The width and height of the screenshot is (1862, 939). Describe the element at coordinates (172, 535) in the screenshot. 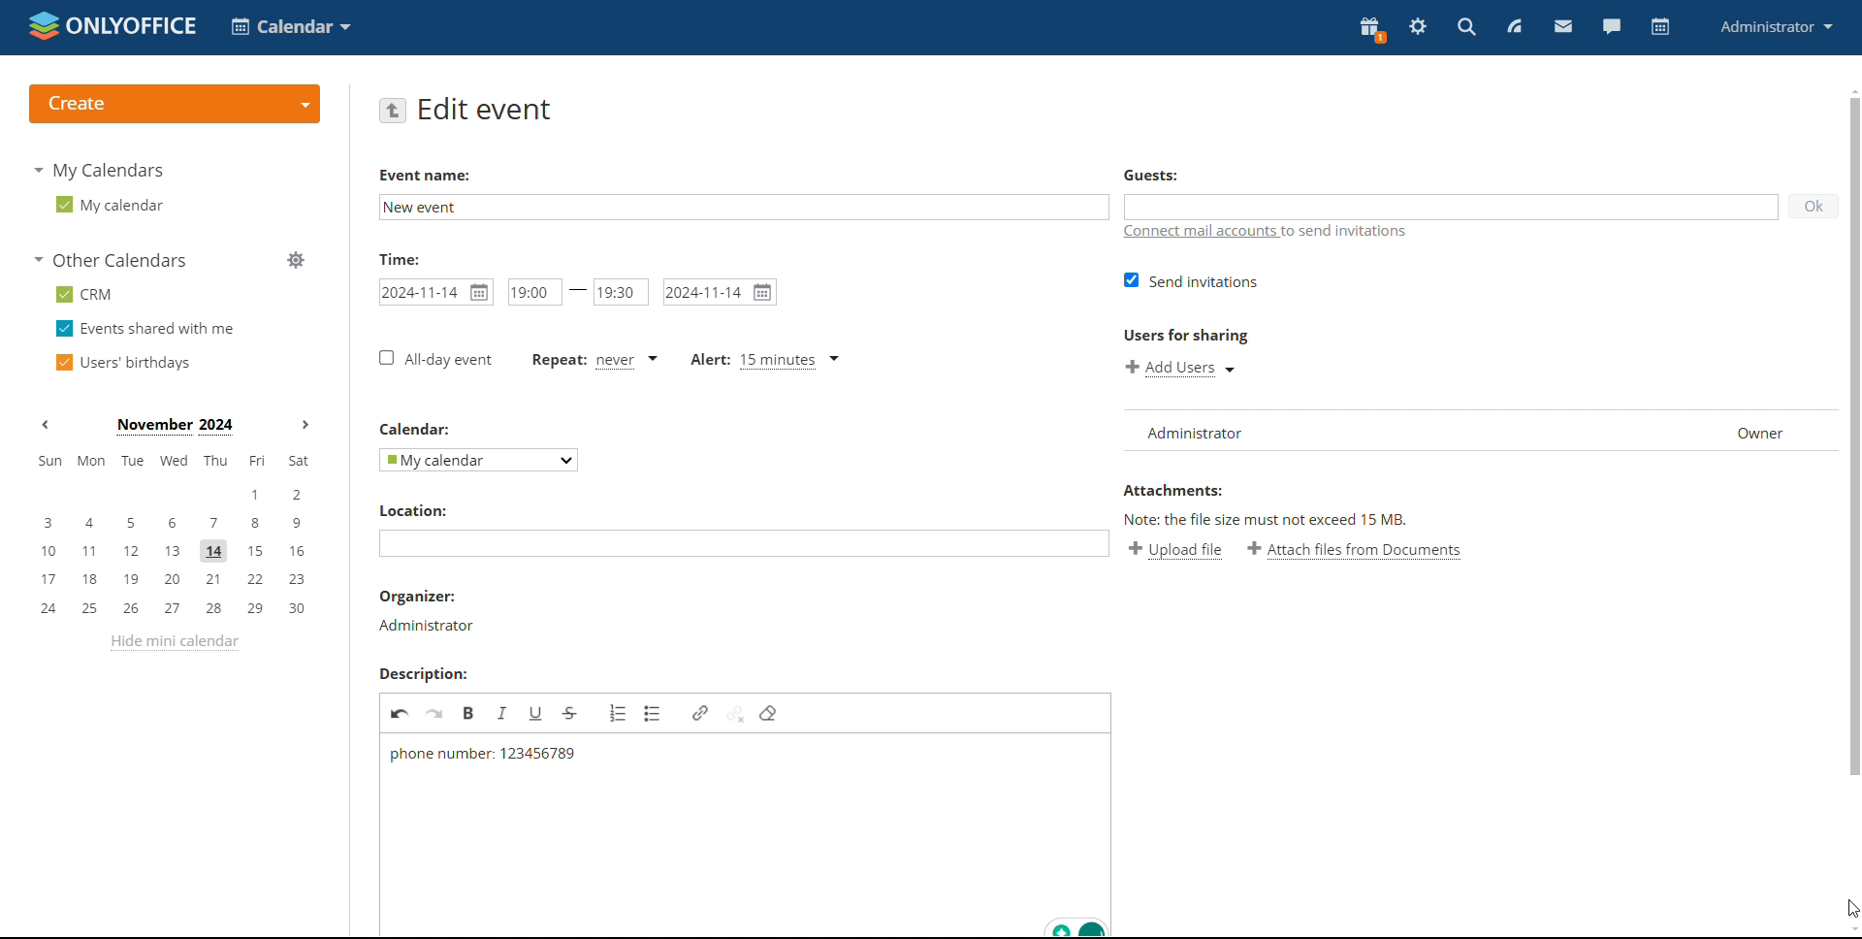

I see `mini calendar` at that location.